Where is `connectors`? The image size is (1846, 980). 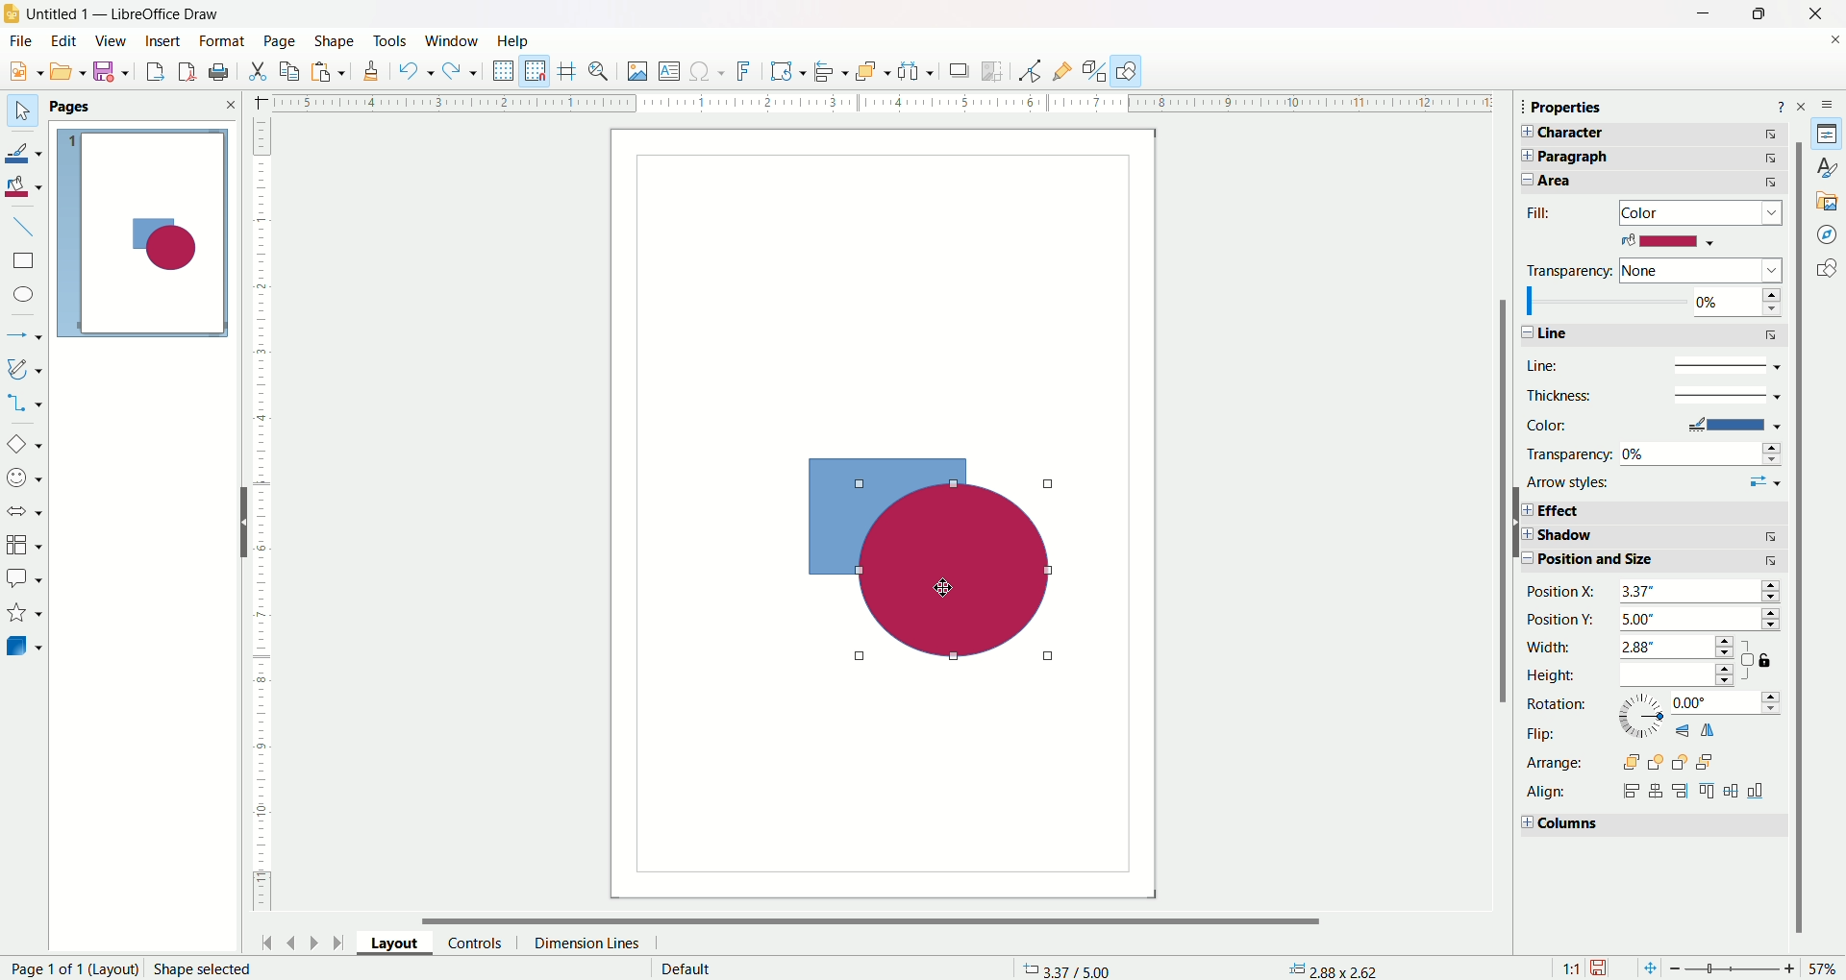 connectors is located at coordinates (26, 403).